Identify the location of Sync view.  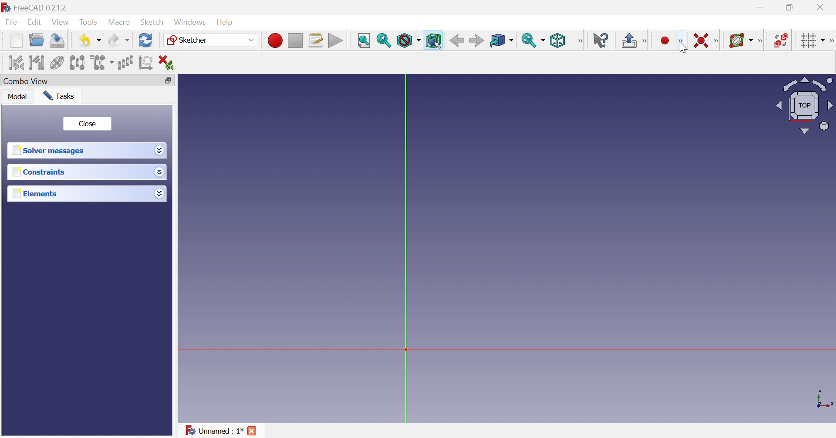
(534, 40).